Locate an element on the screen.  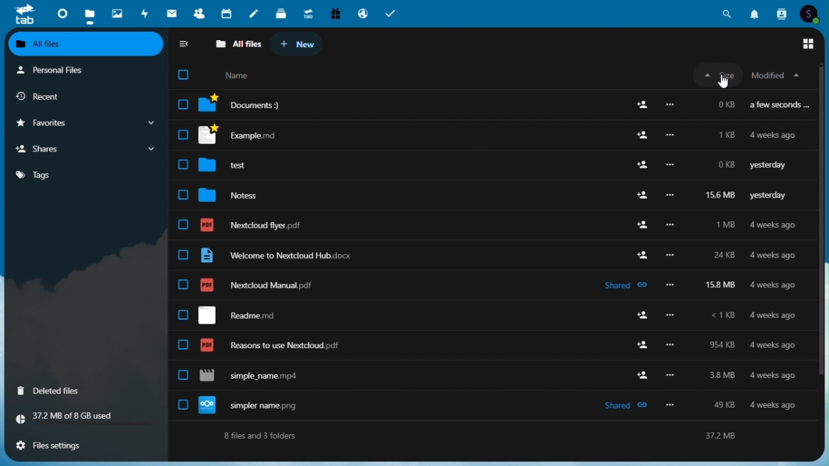
Reasons to use Nextcloud pdf is located at coordinates (489, 346).